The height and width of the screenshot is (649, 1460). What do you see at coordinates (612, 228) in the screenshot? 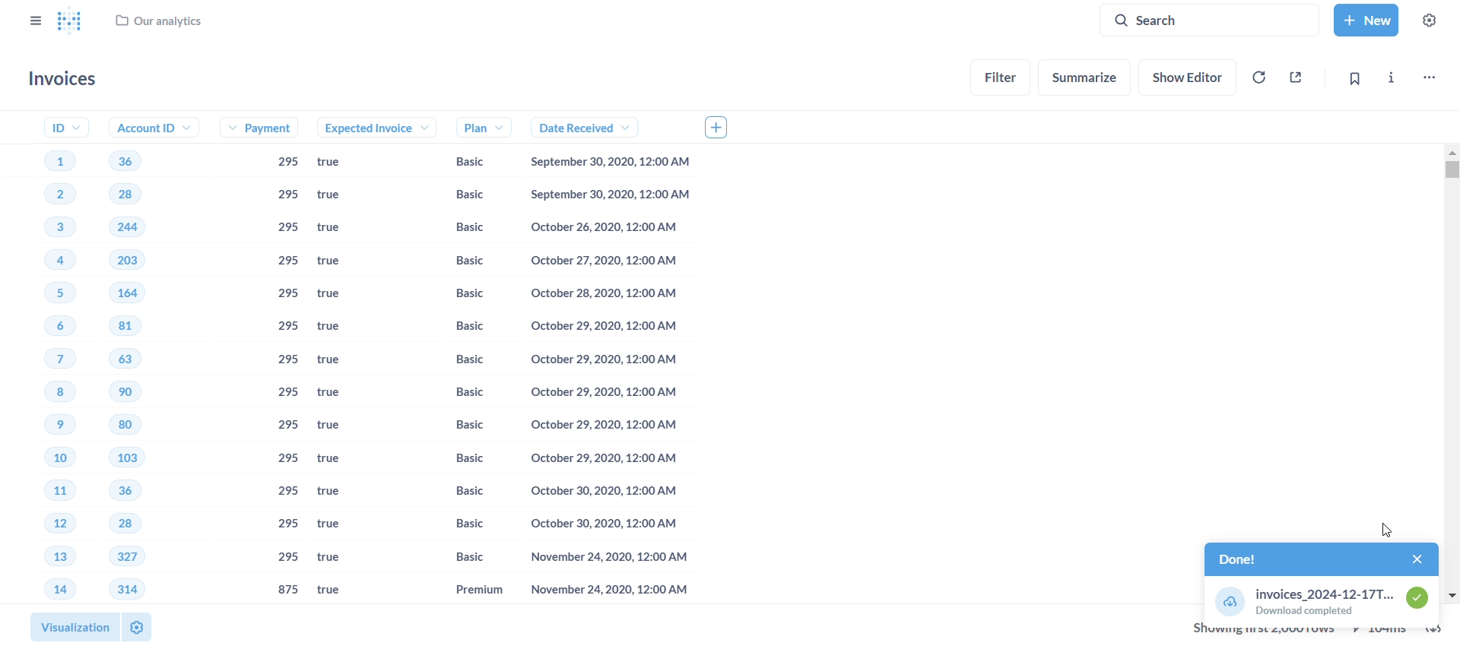
I see `October 26,2020, 12:00 AM` at bounding box center [612, 228].